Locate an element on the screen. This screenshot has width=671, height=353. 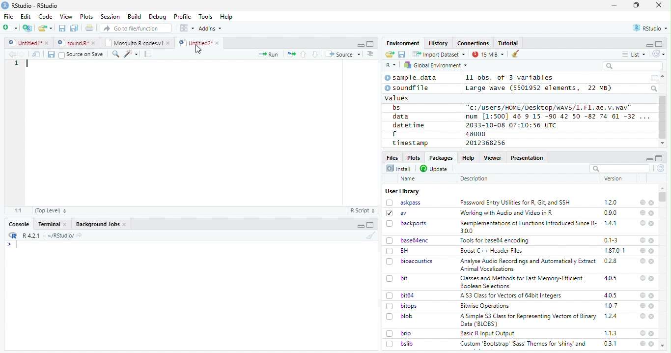
help is located at coordinates (643, 212).